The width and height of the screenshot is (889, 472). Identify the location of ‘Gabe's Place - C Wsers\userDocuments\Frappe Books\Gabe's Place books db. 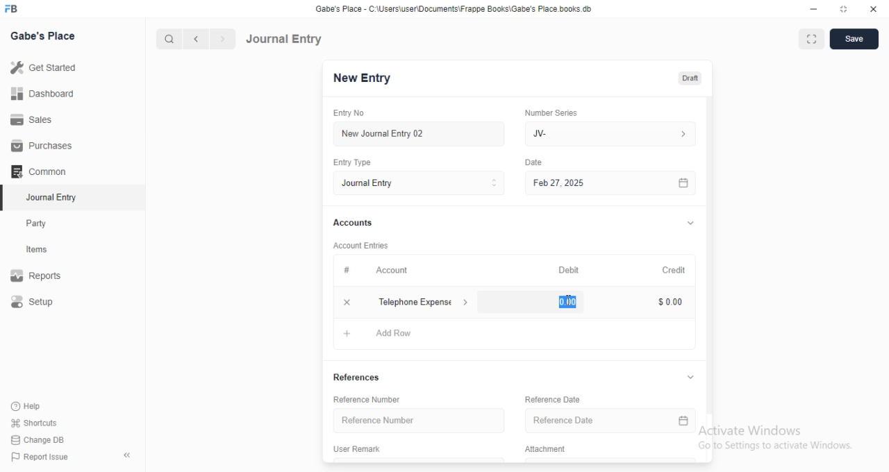
(458, 8).